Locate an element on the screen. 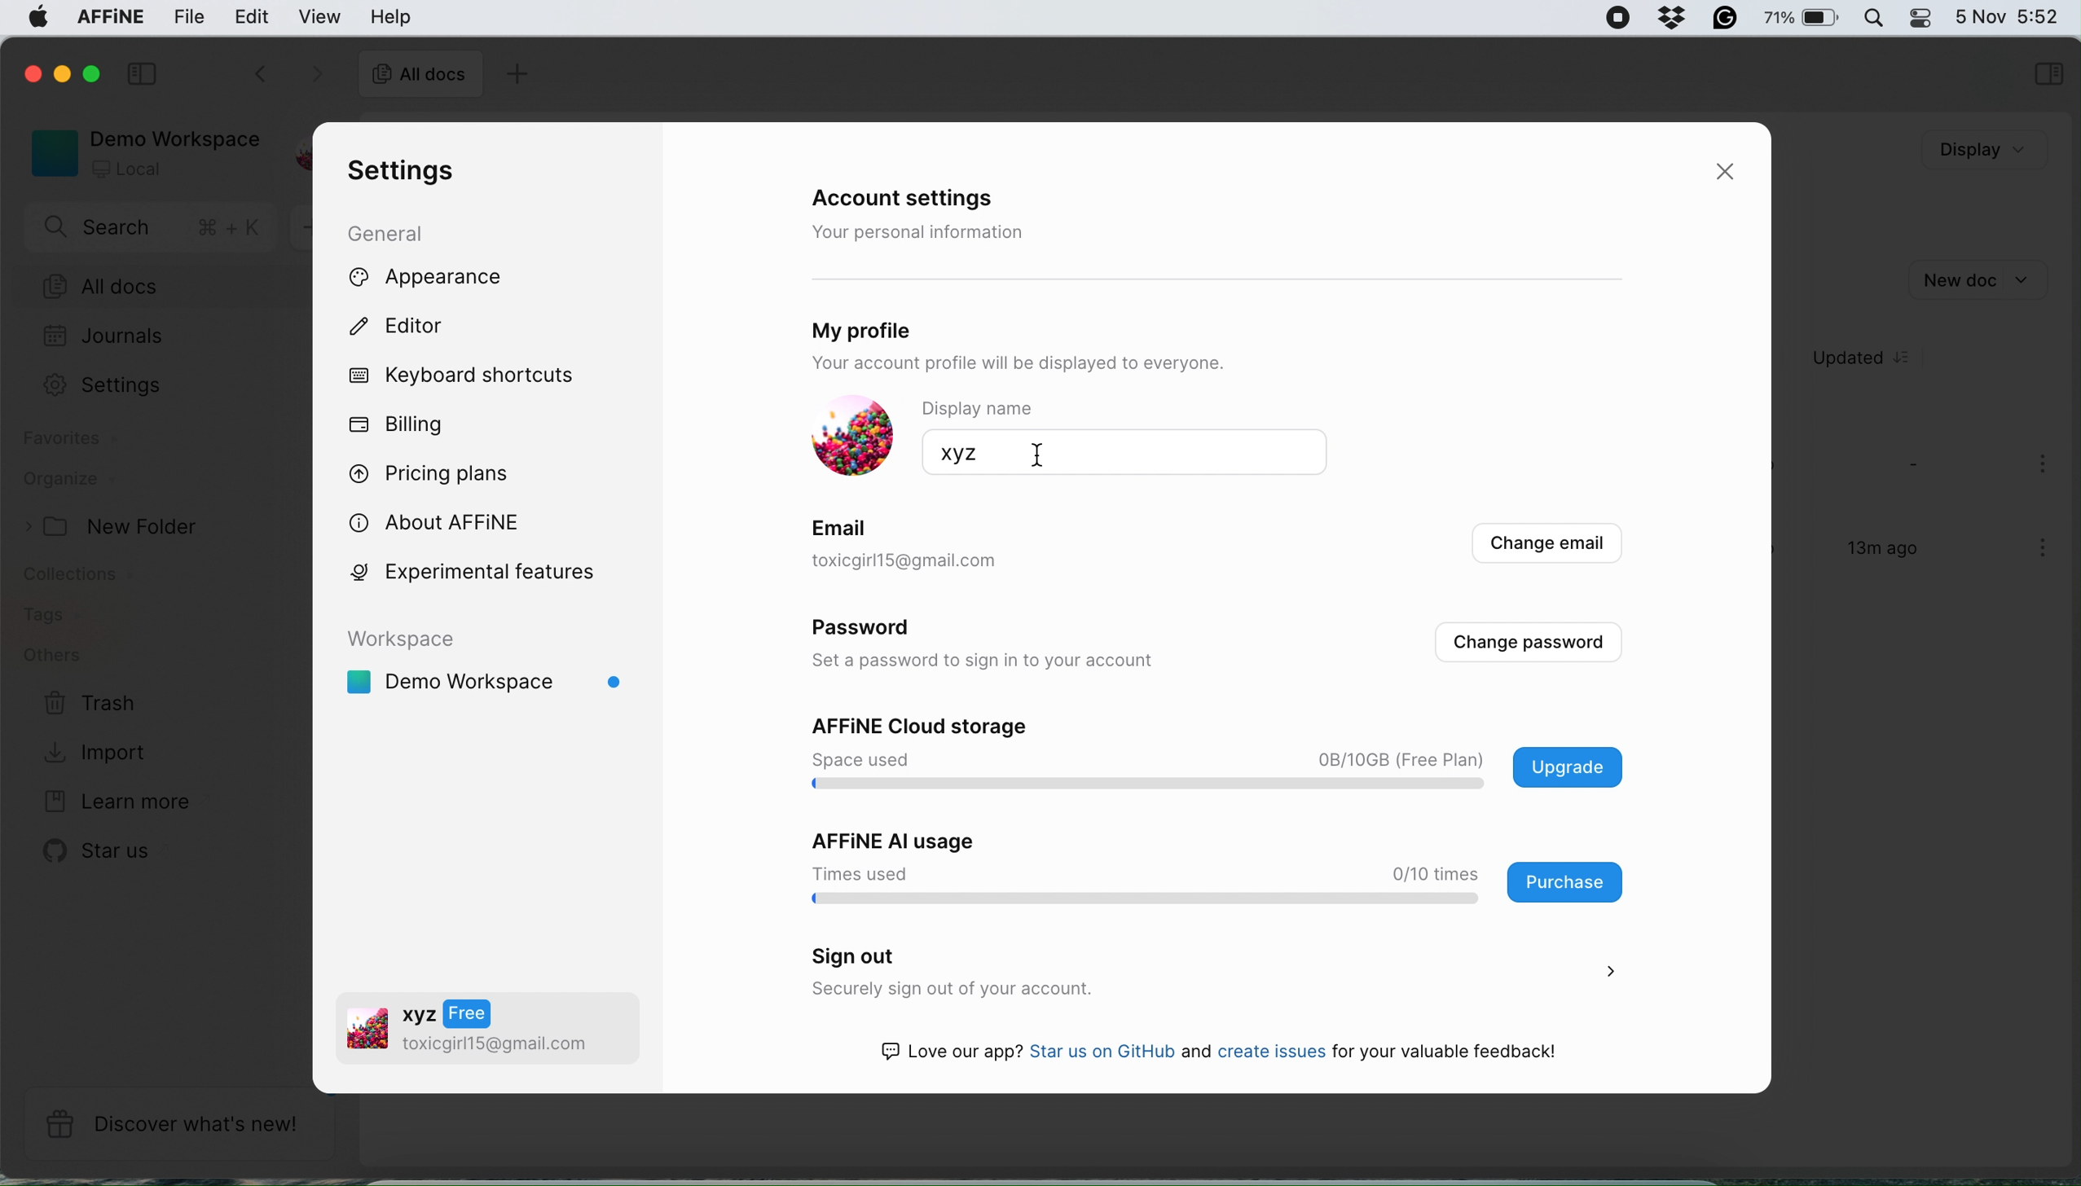 This screenshot has width=2081, height=1186. Your account profile will be displayed to everyone. is located at coordinates (1084, 365).